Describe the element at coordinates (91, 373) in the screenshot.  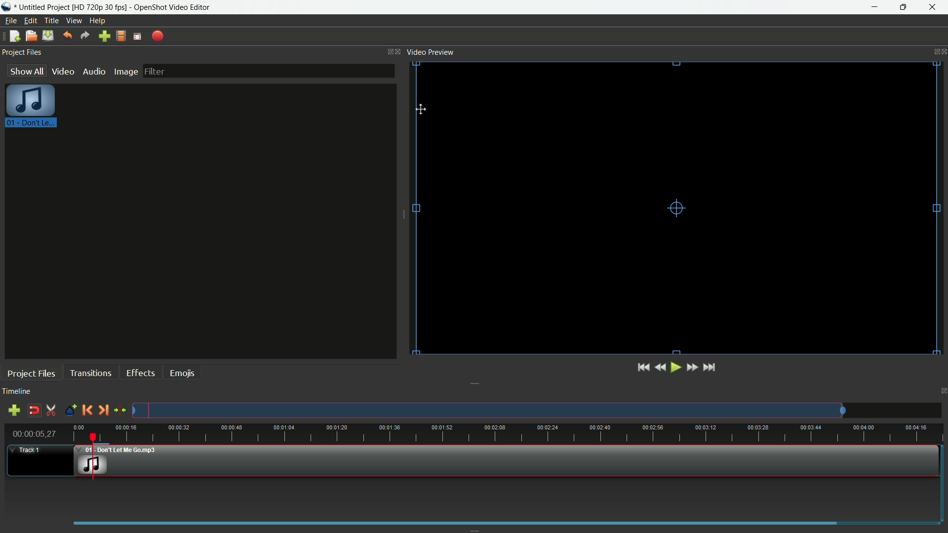
I see `transitions` at that location.